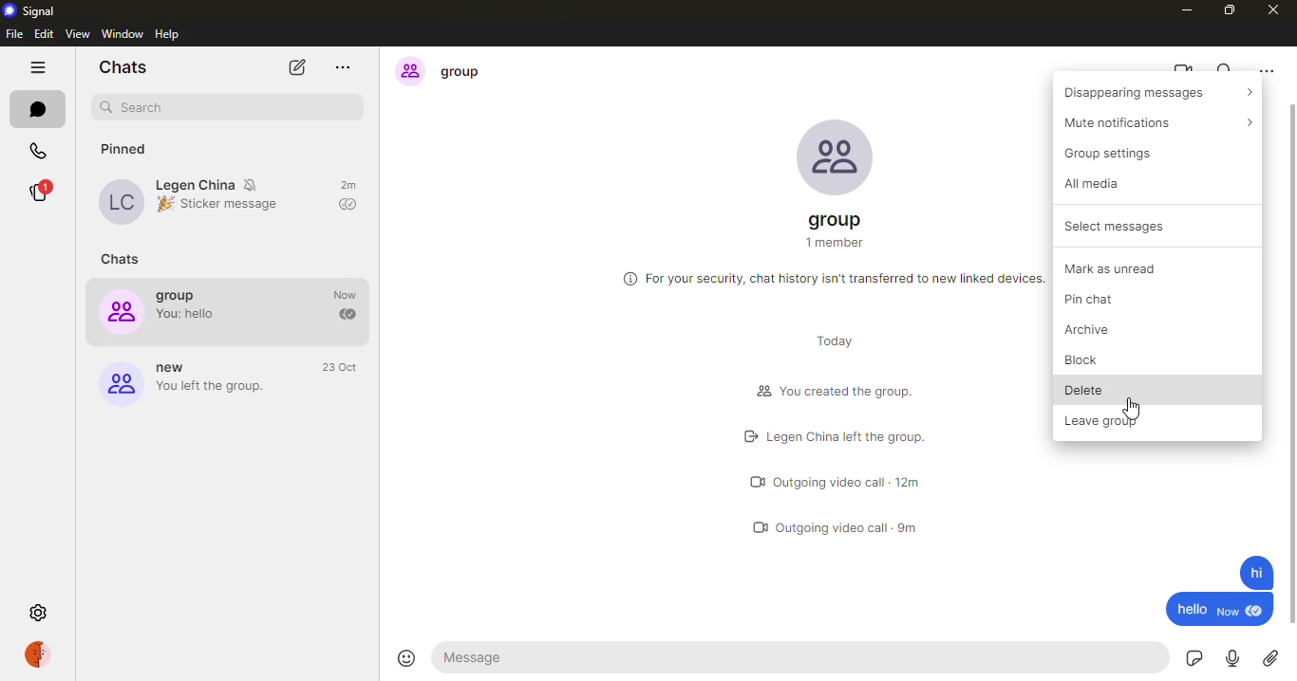  Describe the element at coordinates (164, 205) in the screenshot. I see `emoji` at that location.